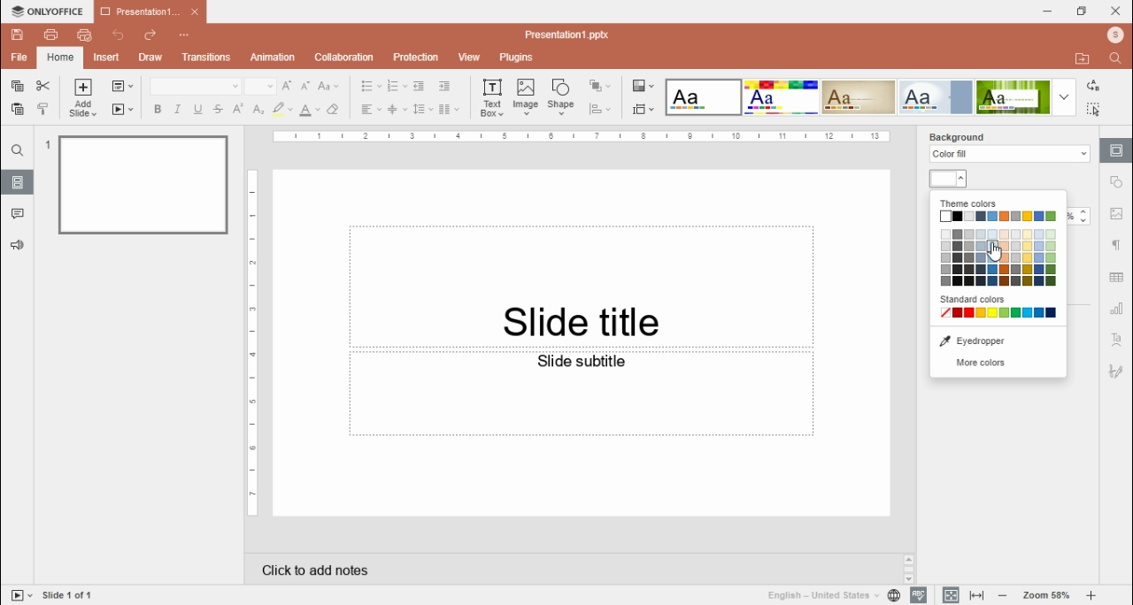  Describe the element at coordinates (598, 86) in the screenshot. I see `arrange shape` at that location.